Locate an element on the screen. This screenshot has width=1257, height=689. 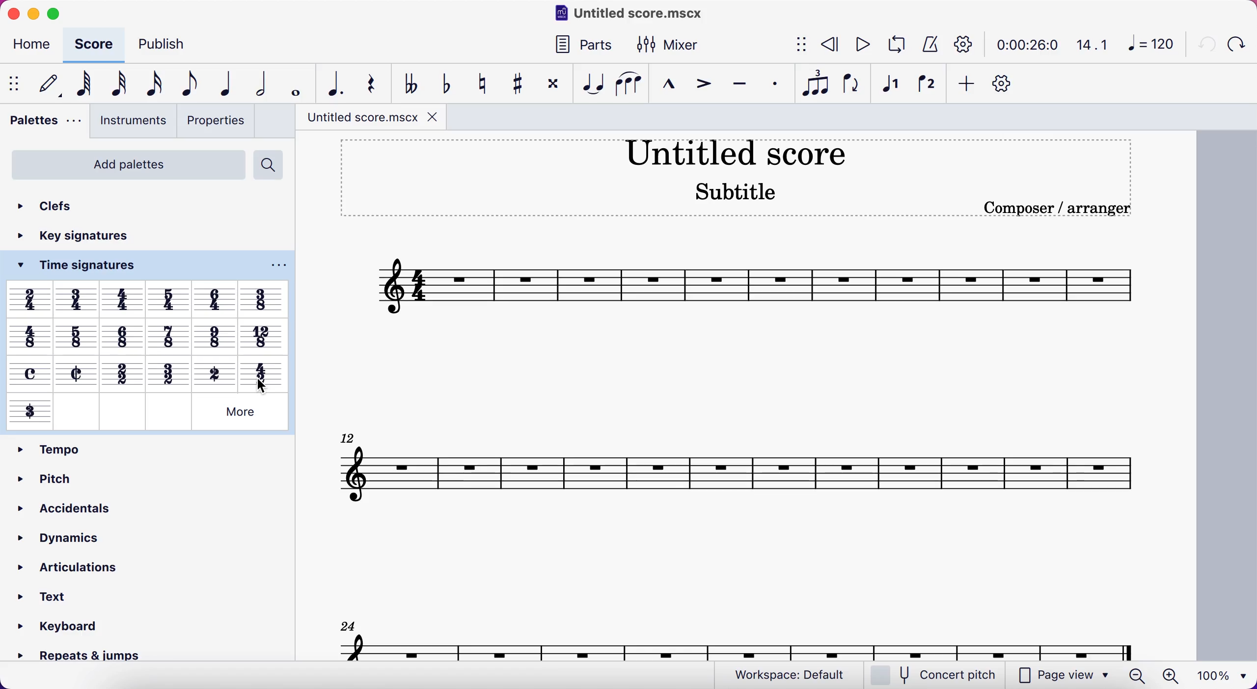
instruments is located at coordinates (132, 123).